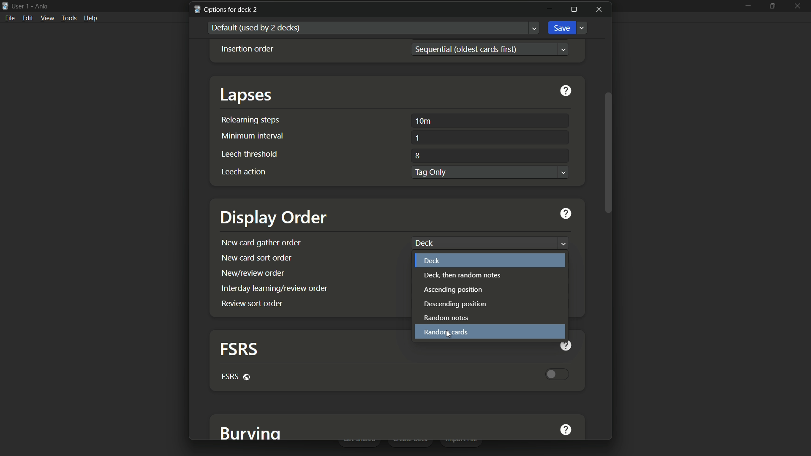 The height and width of the screenshot is (456, 811). Describe the element at coordinates (423, 243) in the screenshot. I see `deck` at that location.